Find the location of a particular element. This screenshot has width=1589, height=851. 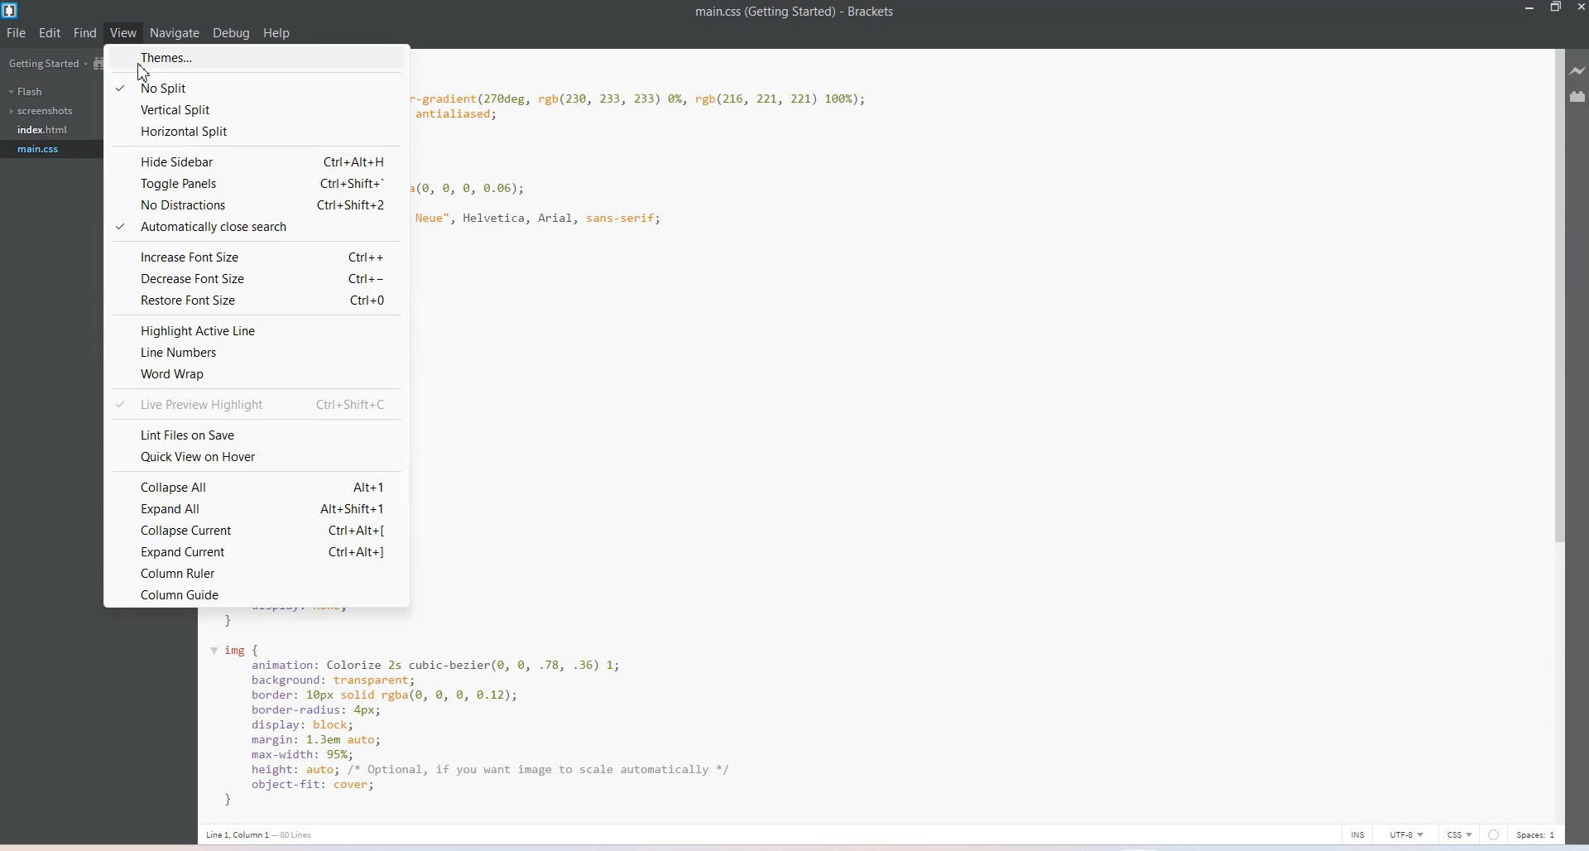

Line1,Column 1 is located at coordinates (259, 835).